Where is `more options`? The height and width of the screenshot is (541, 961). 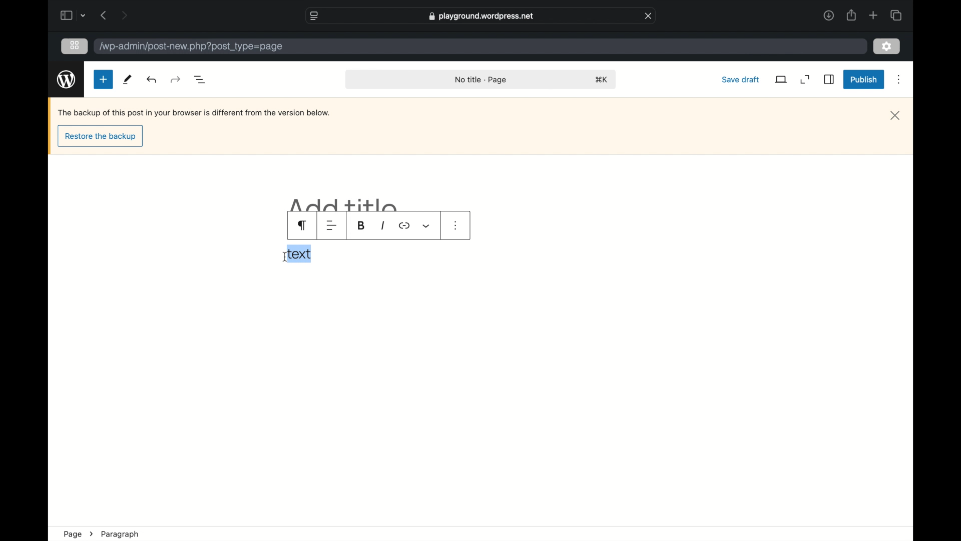 more options is located at coordinates (456, 225).